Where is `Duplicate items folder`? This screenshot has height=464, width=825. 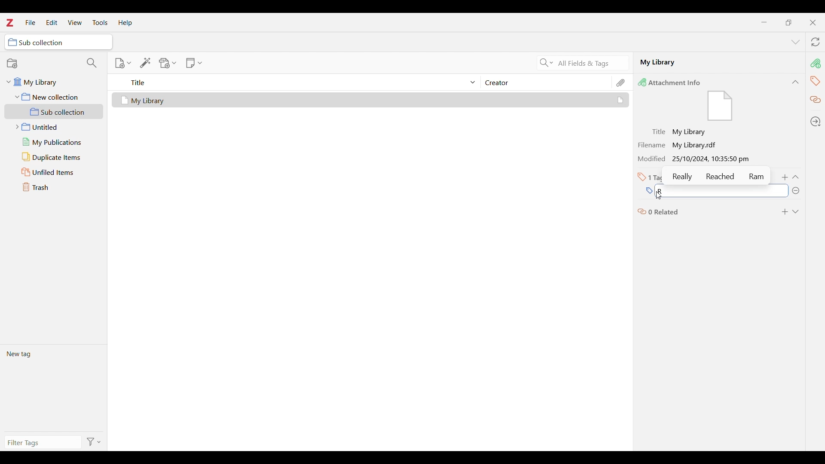
Duplicate items folder is located at coordinates (54, 157).